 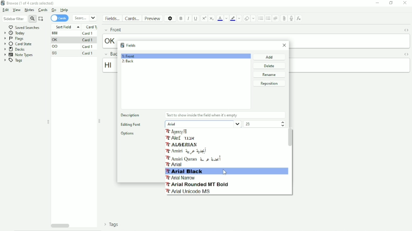 What do you see at coordinates (55, 53) in the screenshot?
I see `SS` at bounding box center [55, 53].